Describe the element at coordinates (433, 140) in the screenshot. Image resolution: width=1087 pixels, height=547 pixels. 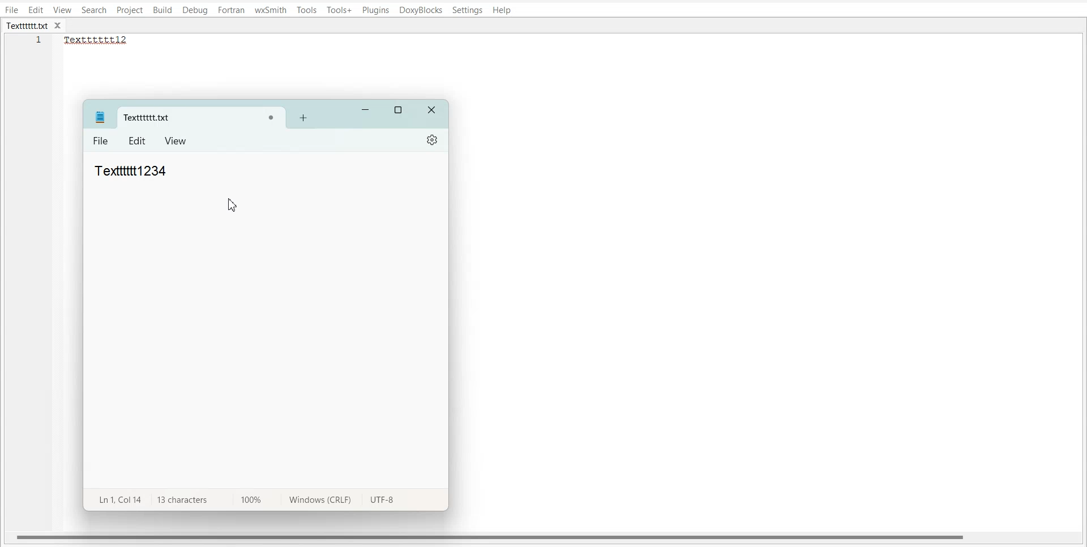
I see `Settings` at that location.